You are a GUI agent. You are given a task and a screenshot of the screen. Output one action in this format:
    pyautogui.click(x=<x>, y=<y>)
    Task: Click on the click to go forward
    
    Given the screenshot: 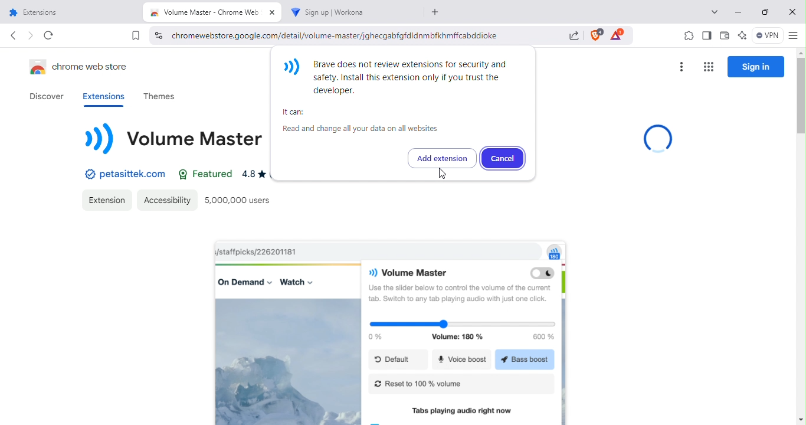 What is the action you would take?
    pyautogui.click(x=31, y=35)
    